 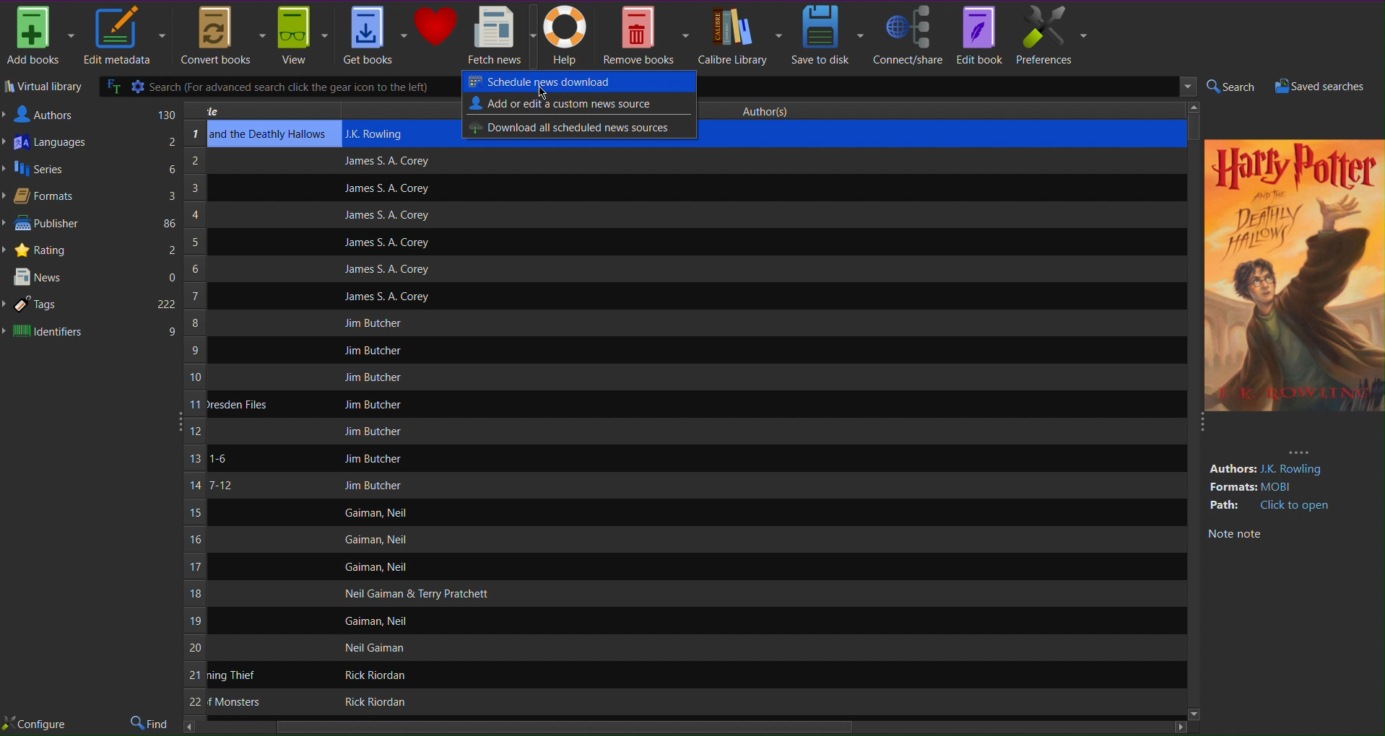 I want to click on Gaiman, Neil, so click(x=378, y=567).